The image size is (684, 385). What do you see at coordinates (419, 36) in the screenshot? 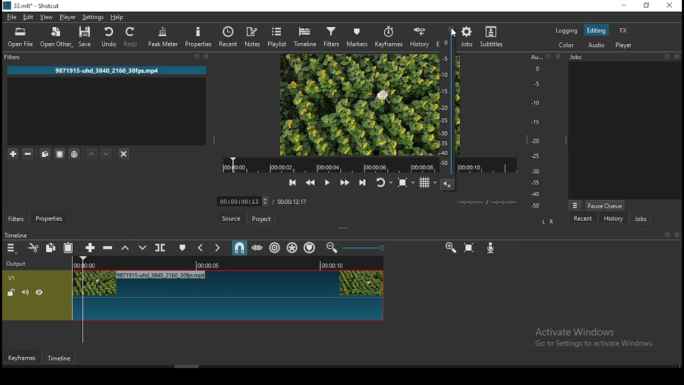
I see `history` at bounding box center [419, 36].